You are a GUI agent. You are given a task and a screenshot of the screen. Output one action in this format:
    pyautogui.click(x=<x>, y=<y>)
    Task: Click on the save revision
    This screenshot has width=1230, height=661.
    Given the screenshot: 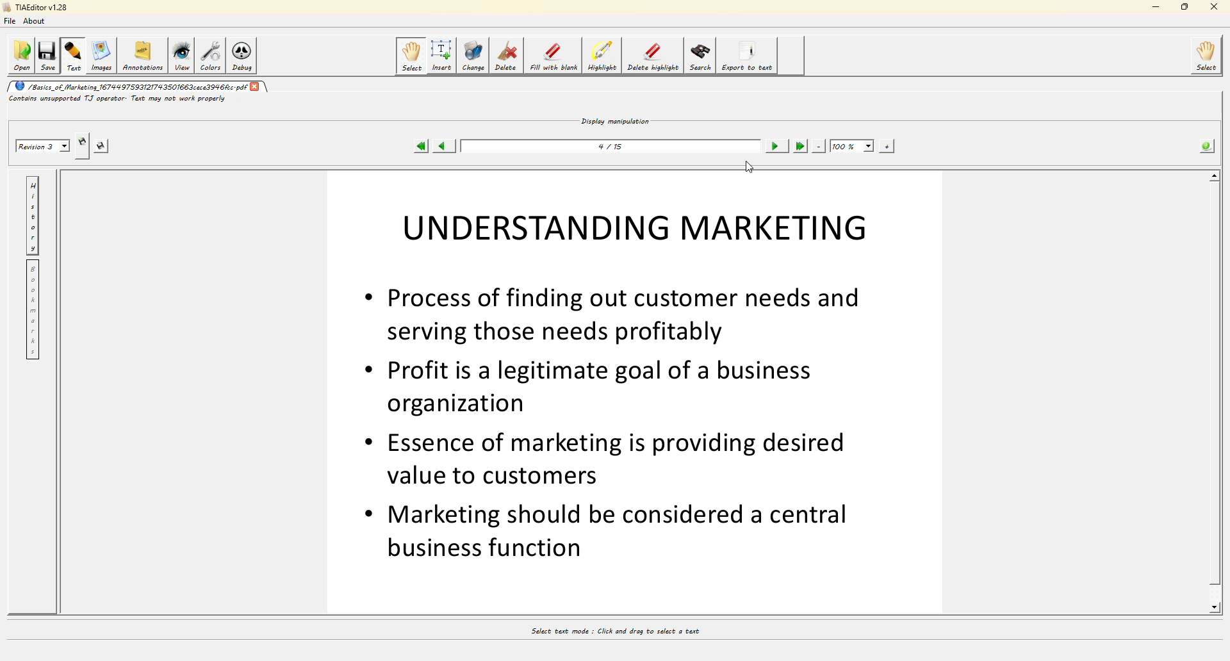 What is the action you would take?
    pyautogui.click(x=102, y=146)
    